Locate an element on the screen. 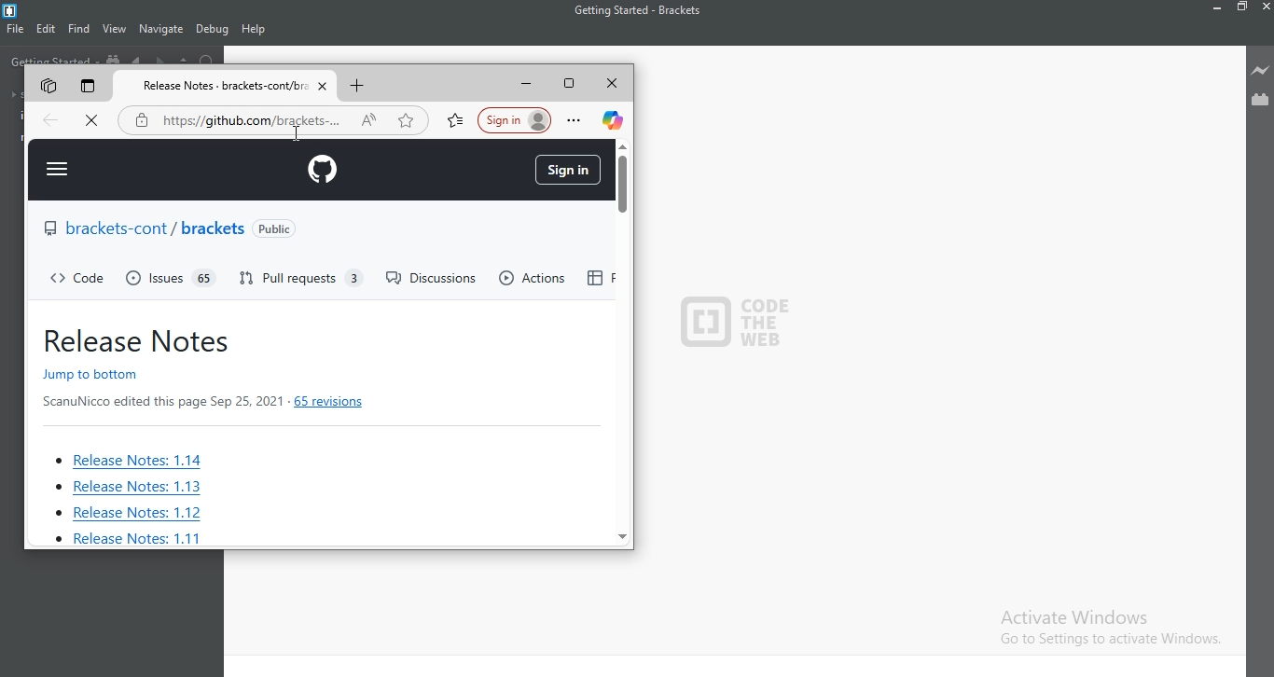 Image resolution: width=1274 pixels, height=677 pixels. previous page is located at coordinates (54, 122).